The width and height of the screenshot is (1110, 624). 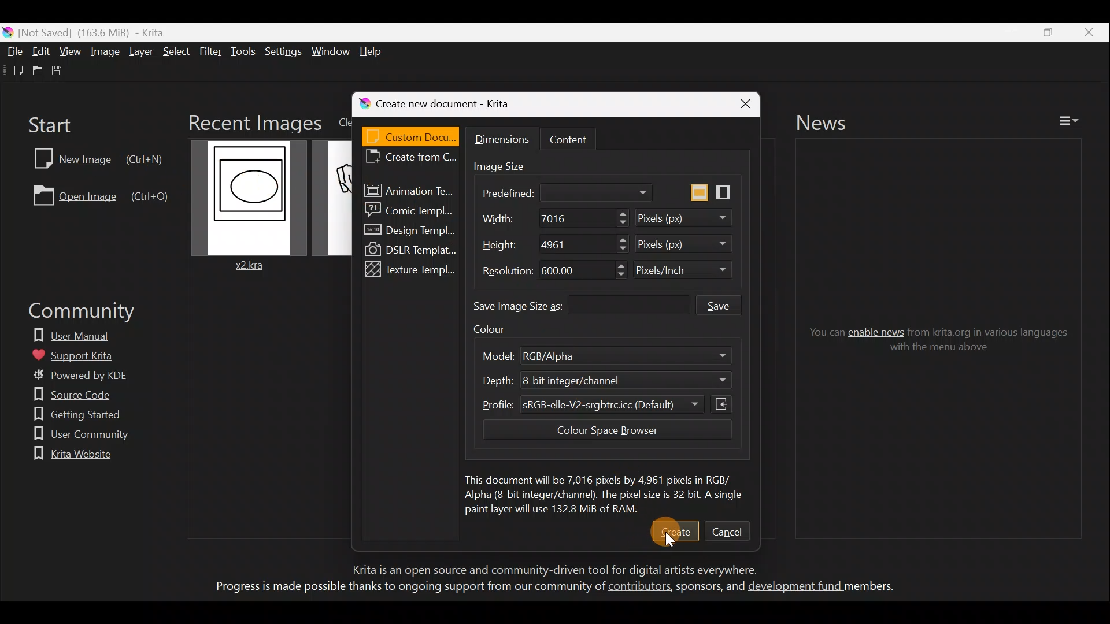 What do you see at coordinates (497, 244) in the screenshot?
I see `Height` at bounding box center [497, 244].